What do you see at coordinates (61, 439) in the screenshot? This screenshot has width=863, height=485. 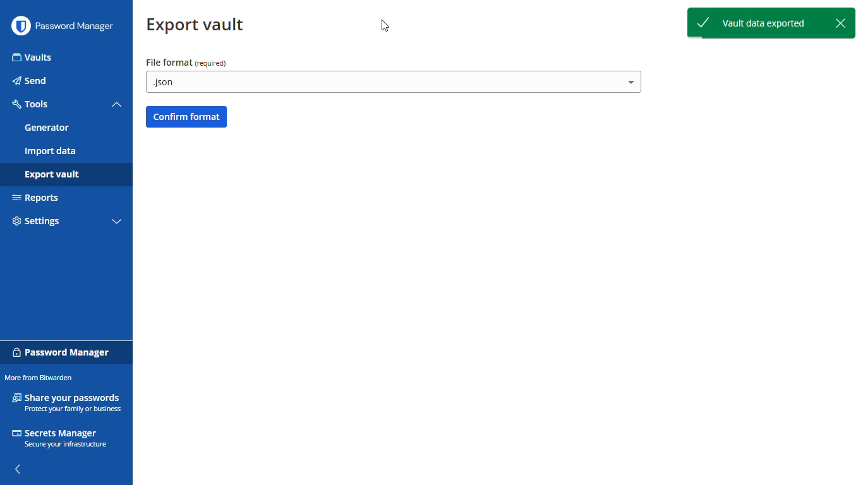 I see `secrets manager` at bounding box center [61, 439].